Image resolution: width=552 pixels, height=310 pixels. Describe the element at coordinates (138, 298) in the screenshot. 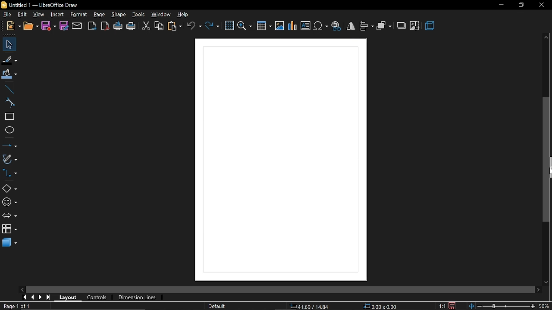

I see `dimension lines` at that location.